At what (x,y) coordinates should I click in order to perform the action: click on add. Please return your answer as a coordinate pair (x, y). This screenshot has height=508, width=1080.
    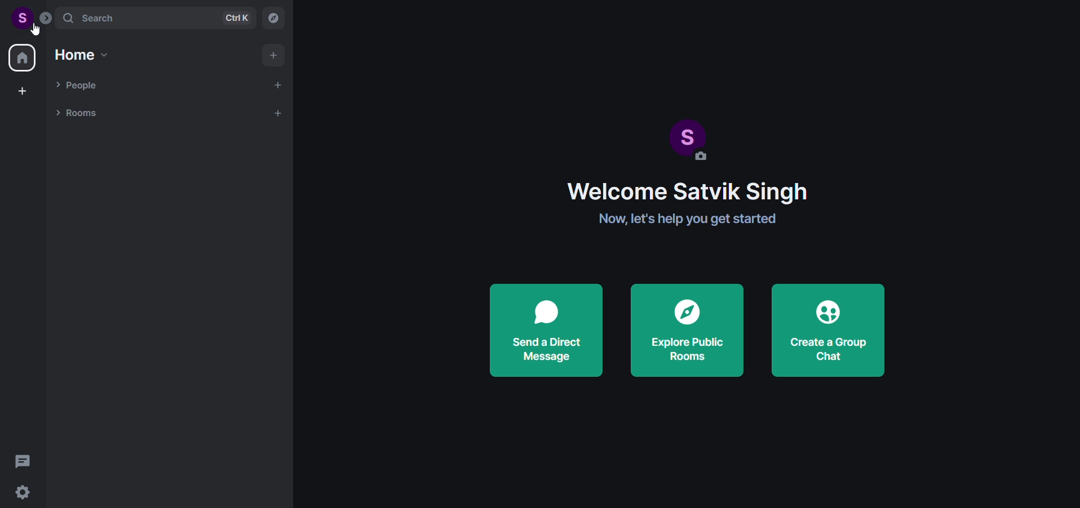
    Looking at the image, I should click on (273, 55).